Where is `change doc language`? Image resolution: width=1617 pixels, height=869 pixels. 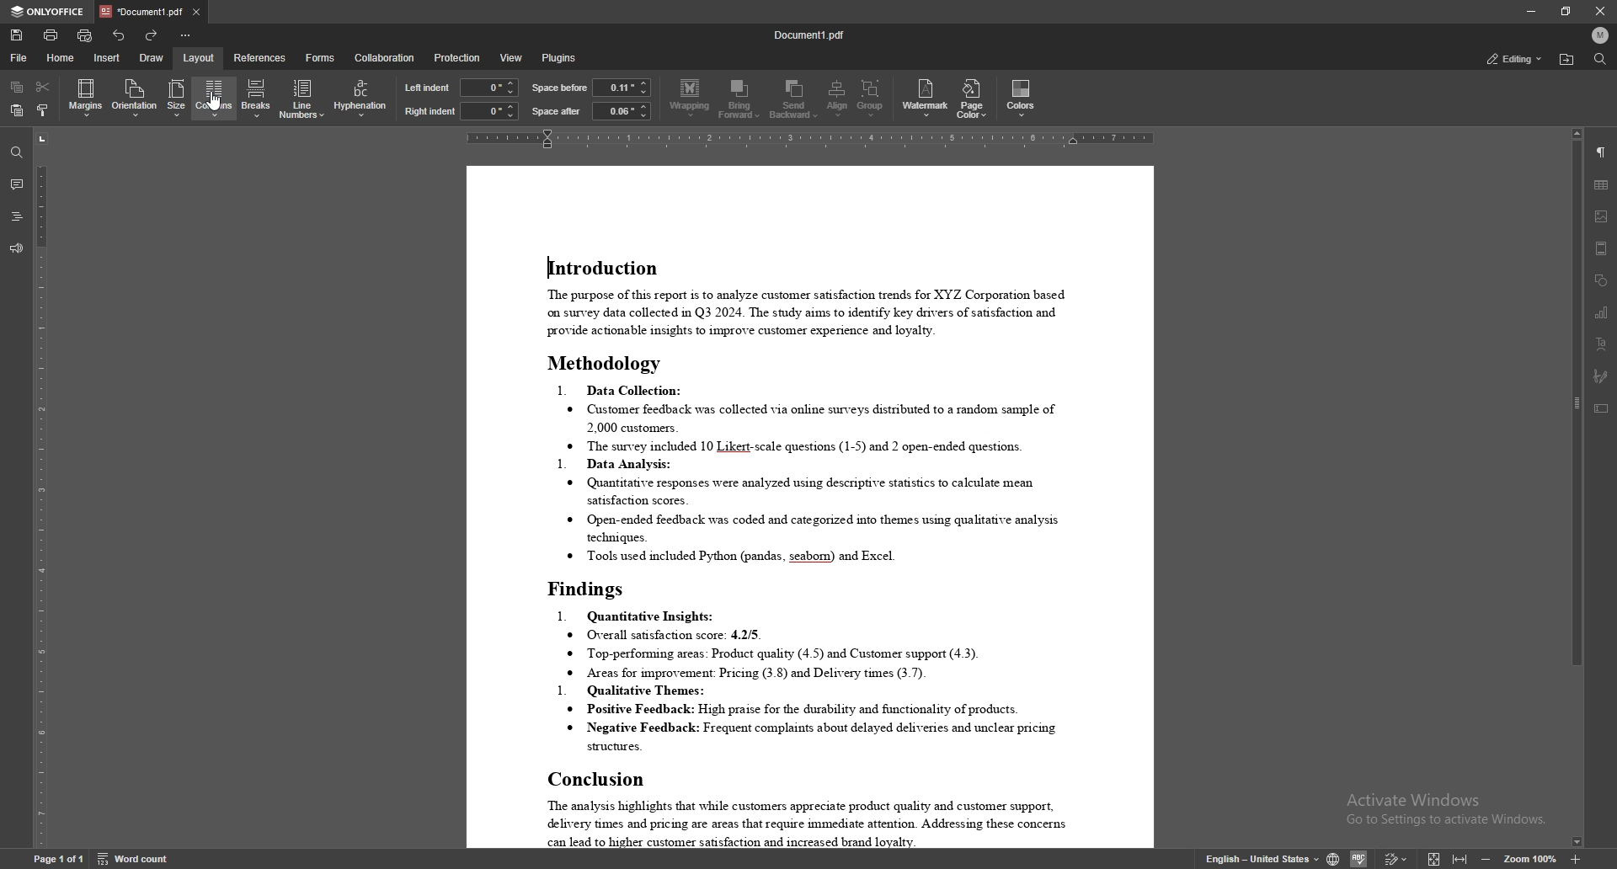 change doc language is located at coordinates (1332, 856).